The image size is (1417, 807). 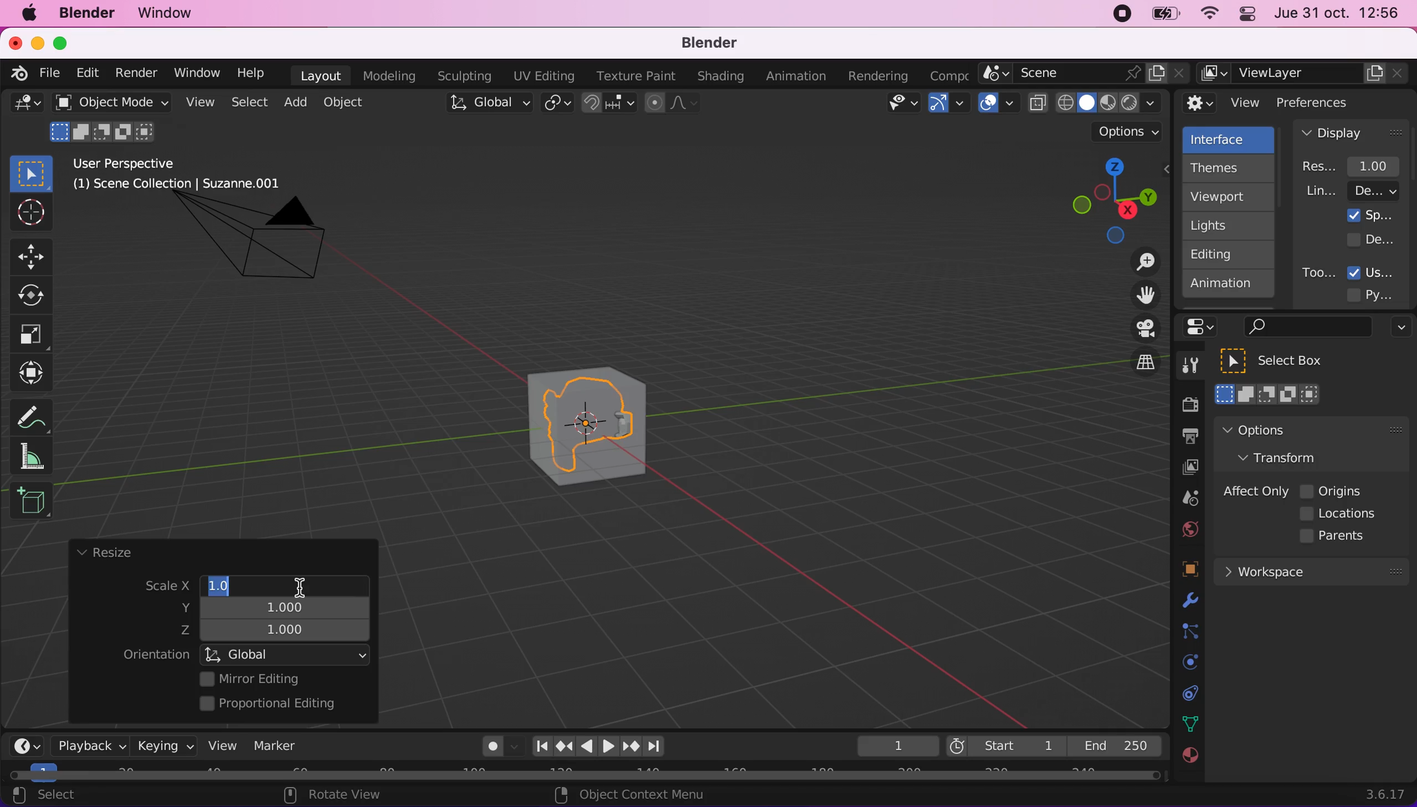 I want to click on zoom in/out the view, so click(x=1140, y=262).